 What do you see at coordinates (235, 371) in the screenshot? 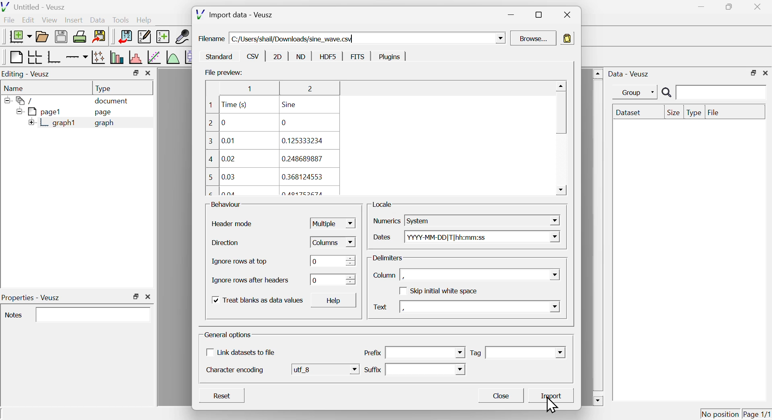
I see `Character encoding` at bounding box center [235, 371].